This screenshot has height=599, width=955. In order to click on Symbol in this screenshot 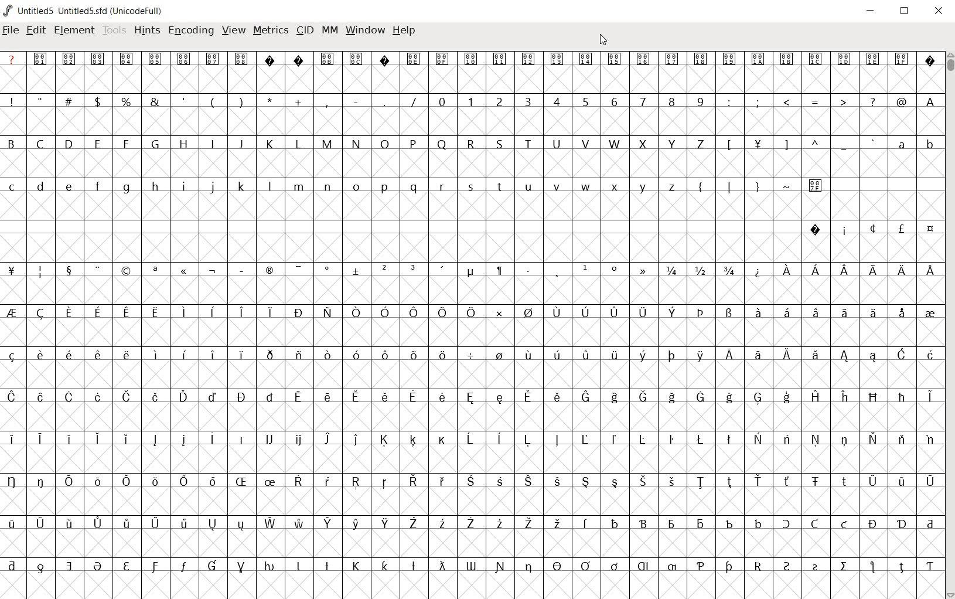, I will do `click(902, 524)`.